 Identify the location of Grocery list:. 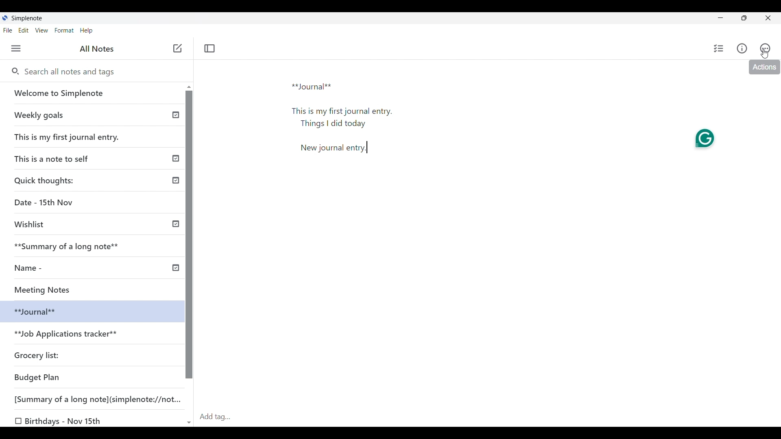
(38, 354).